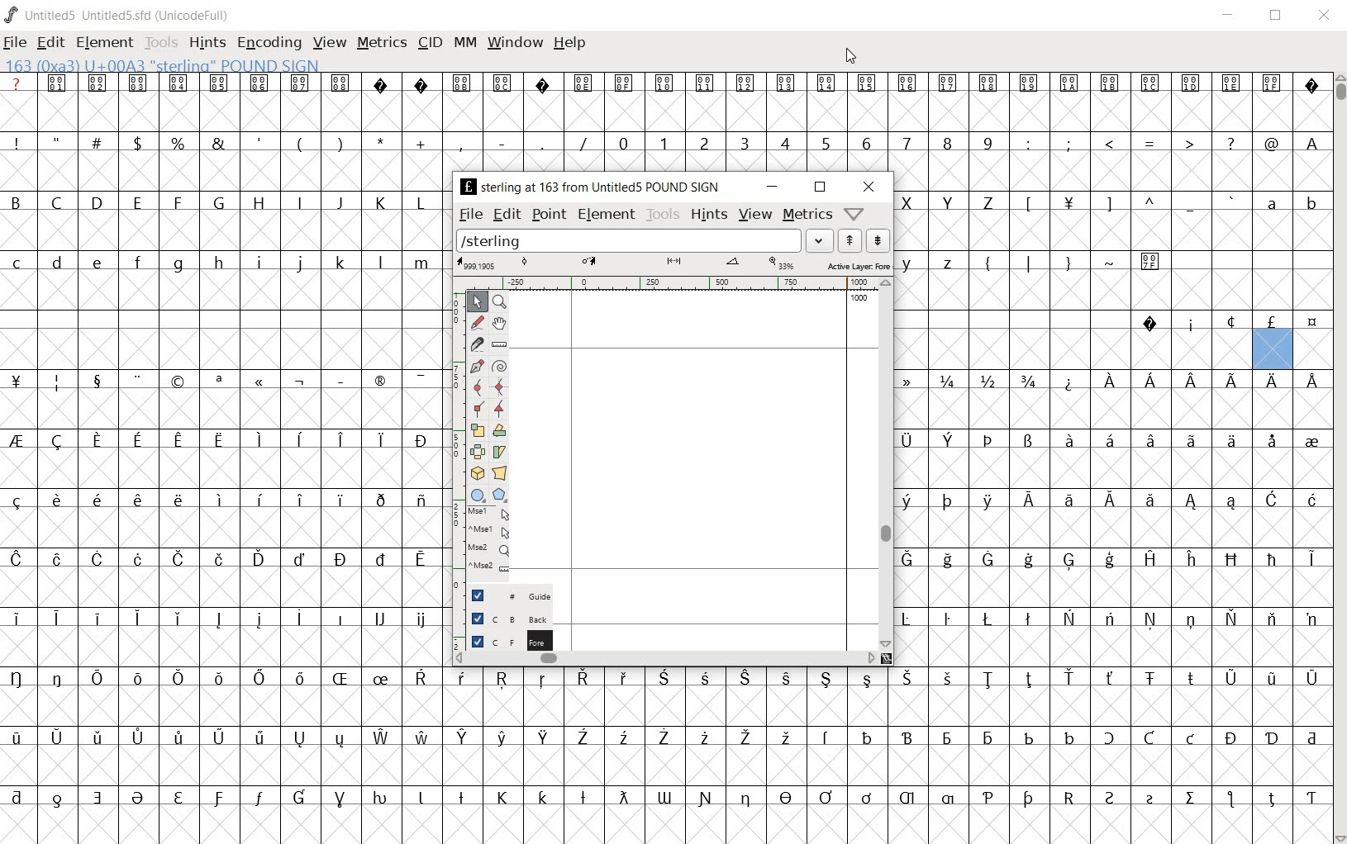 The width and height of the screenshot is (1347, 844). I want to click on Symbol, so click(219, 680).